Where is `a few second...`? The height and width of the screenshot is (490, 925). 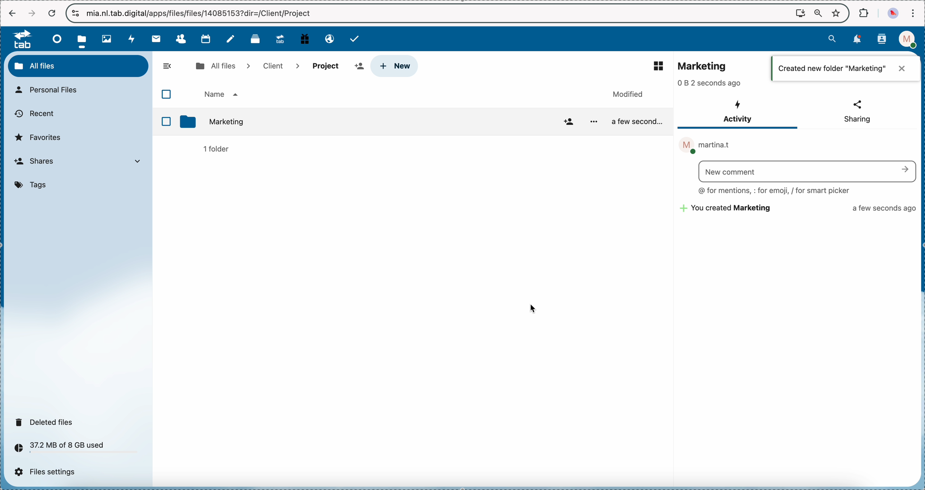 a few second... is located at coordinates (638, 121).